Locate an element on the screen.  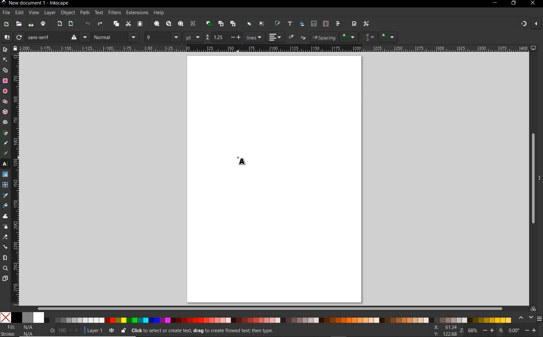
68 is located at coordinates (473, 330).